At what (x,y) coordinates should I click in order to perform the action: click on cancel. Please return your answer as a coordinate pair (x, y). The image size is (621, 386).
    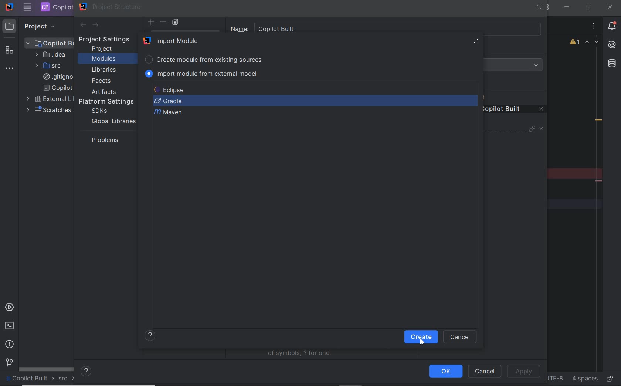
    Looking at the image, I should click on (461, 337).